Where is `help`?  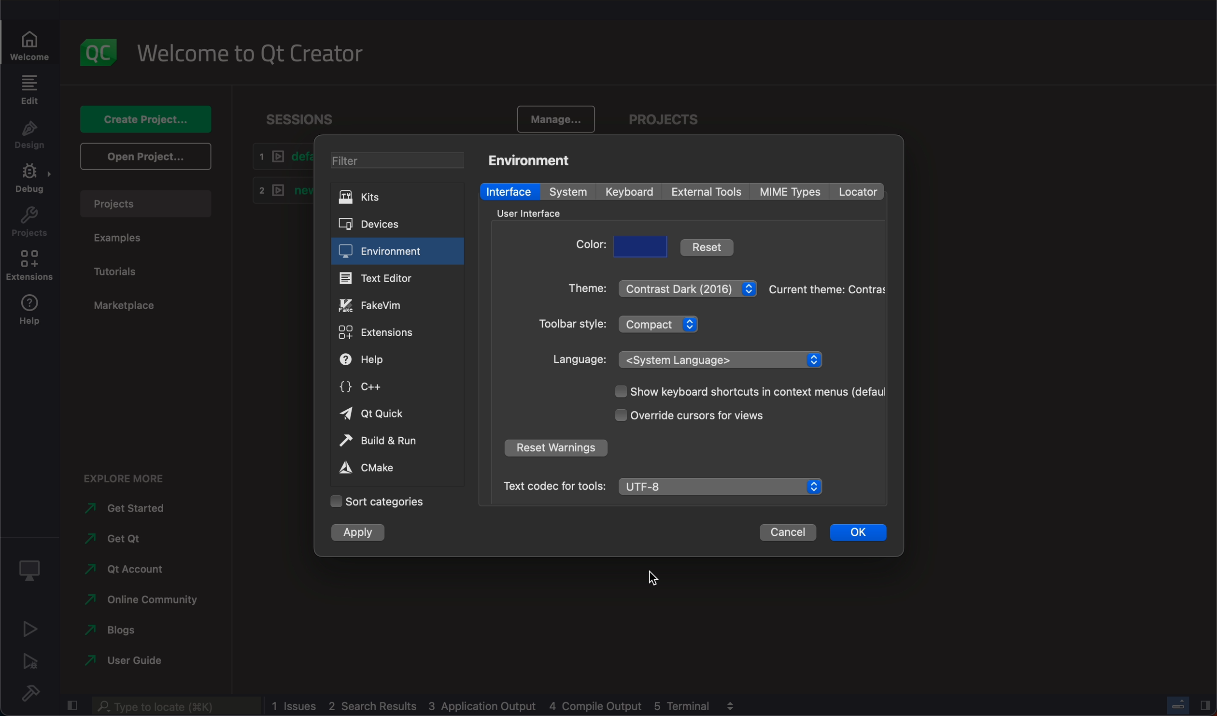 help is located at coordinates (390, 360).